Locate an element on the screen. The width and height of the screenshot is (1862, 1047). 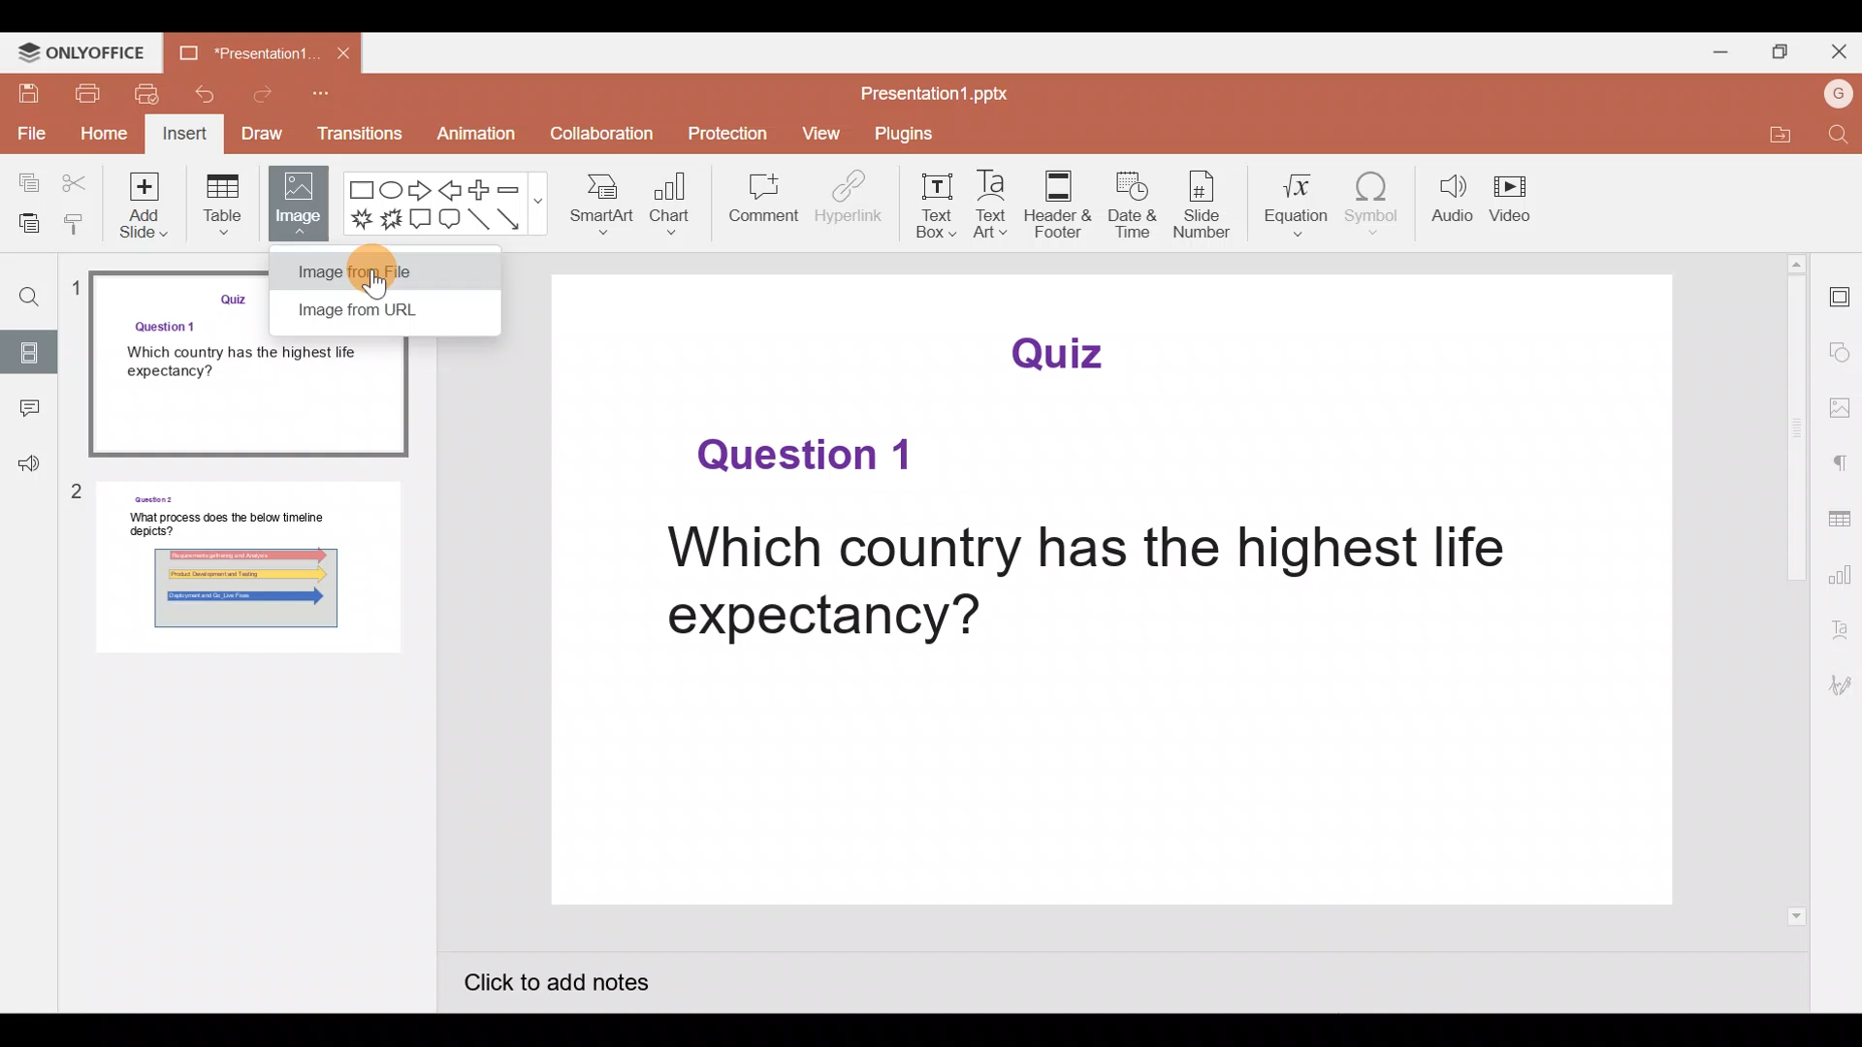
Protection is located at coordinates (727, 133).